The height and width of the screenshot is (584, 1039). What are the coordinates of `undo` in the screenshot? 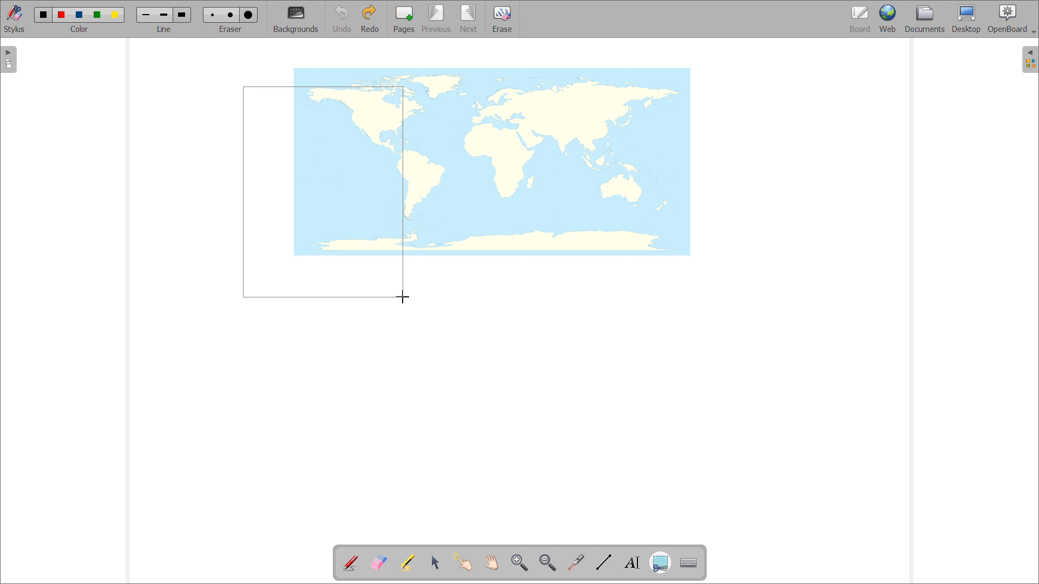 It's located at (341, 19).